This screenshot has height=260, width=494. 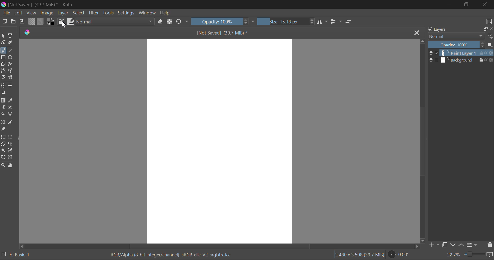 What do you see at coordinates (6, 13) in the screenshot?
I see `File` at bounding box center [6, 13].